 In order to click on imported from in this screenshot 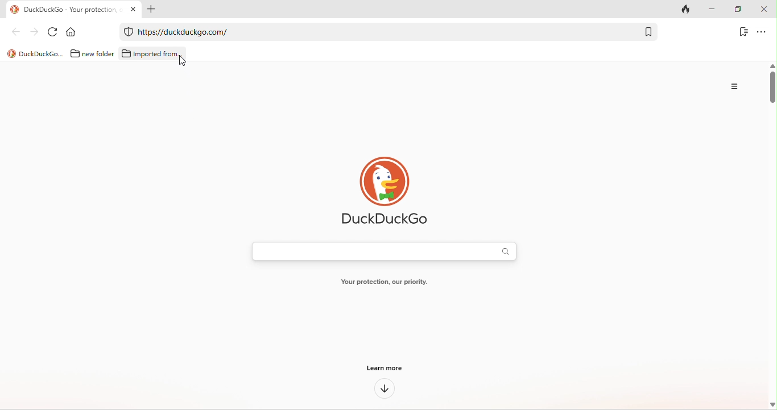, I will do `click(152, 52)`.